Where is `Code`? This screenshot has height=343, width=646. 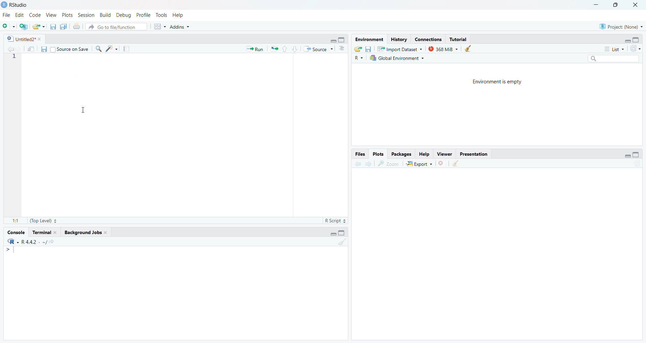
Code is located at coordinates (35, 15).